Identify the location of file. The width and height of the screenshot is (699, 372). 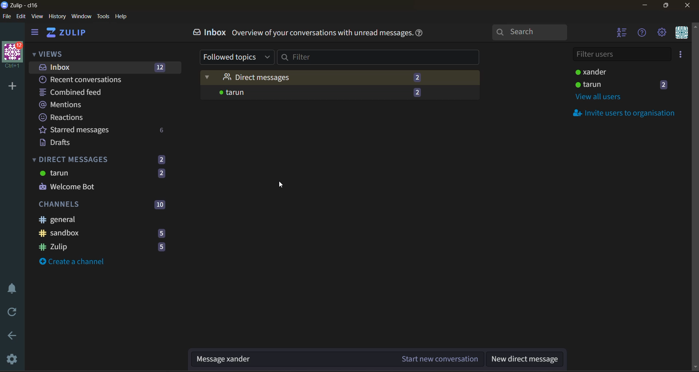
(7, 16).